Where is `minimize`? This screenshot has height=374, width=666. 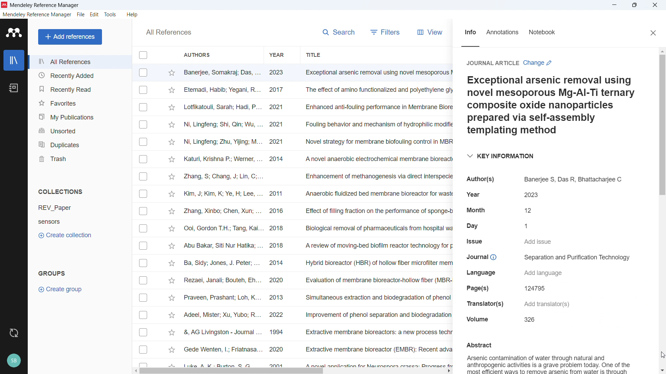 minimize is located at coordinates (615, 5).